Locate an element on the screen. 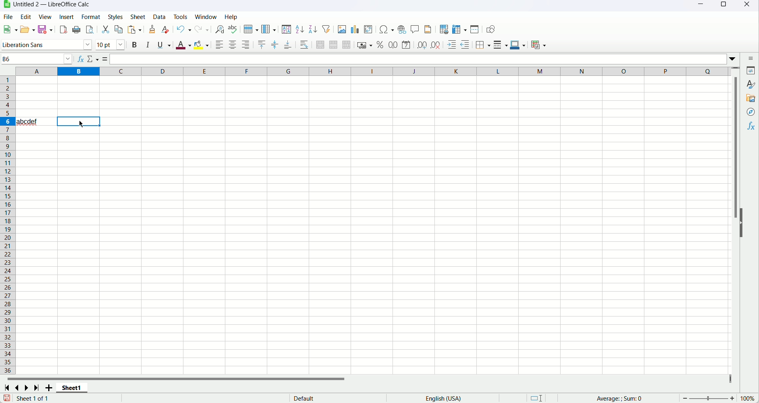  column is located at coordinates (269, 30).